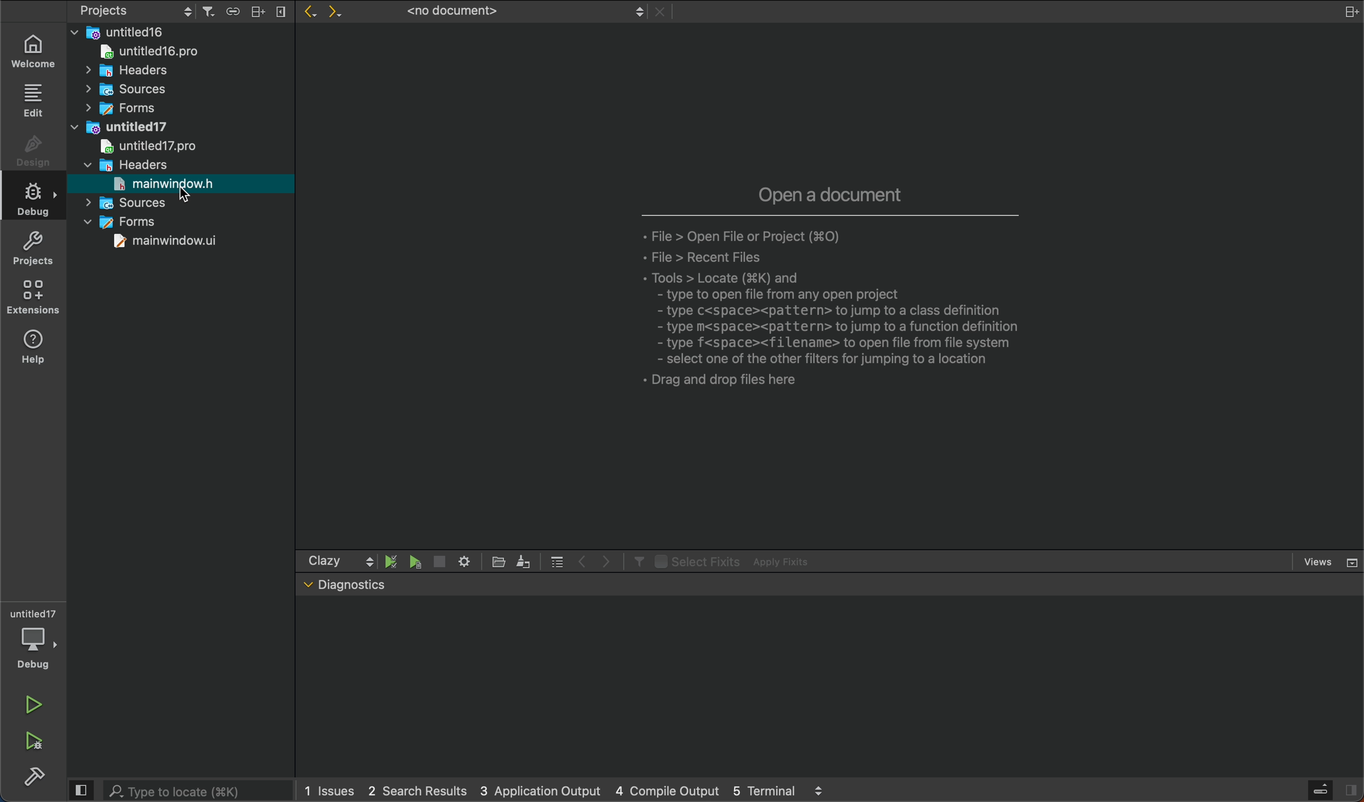 The image size is (1364, 802). What do you see at coordinates (123, 126) in the screenshot?
I see `untitled17` at bounding box center [123, 126].